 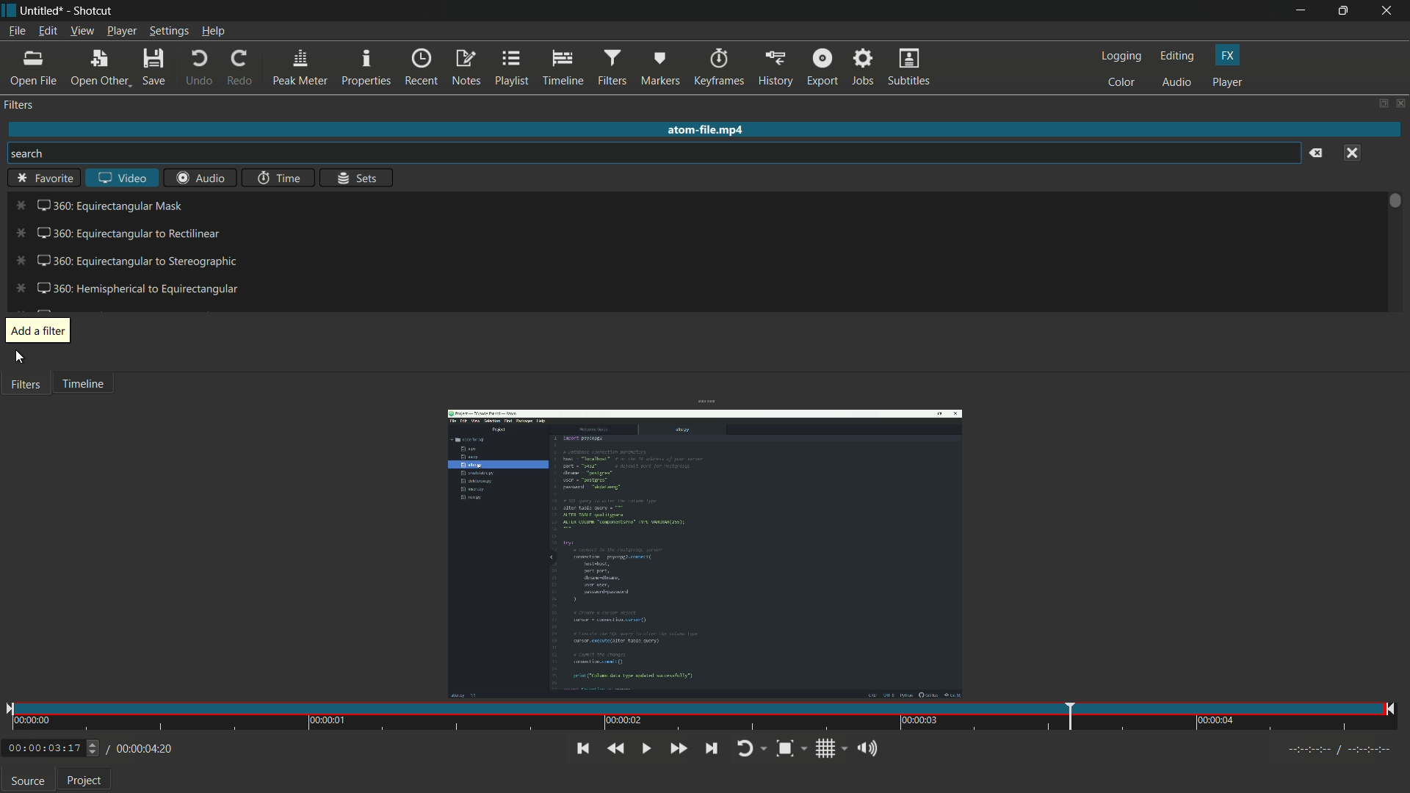 What do you see at coordinates (43, 178) in the screenshot?
I see `favorite` at bounding box center [43, 178].